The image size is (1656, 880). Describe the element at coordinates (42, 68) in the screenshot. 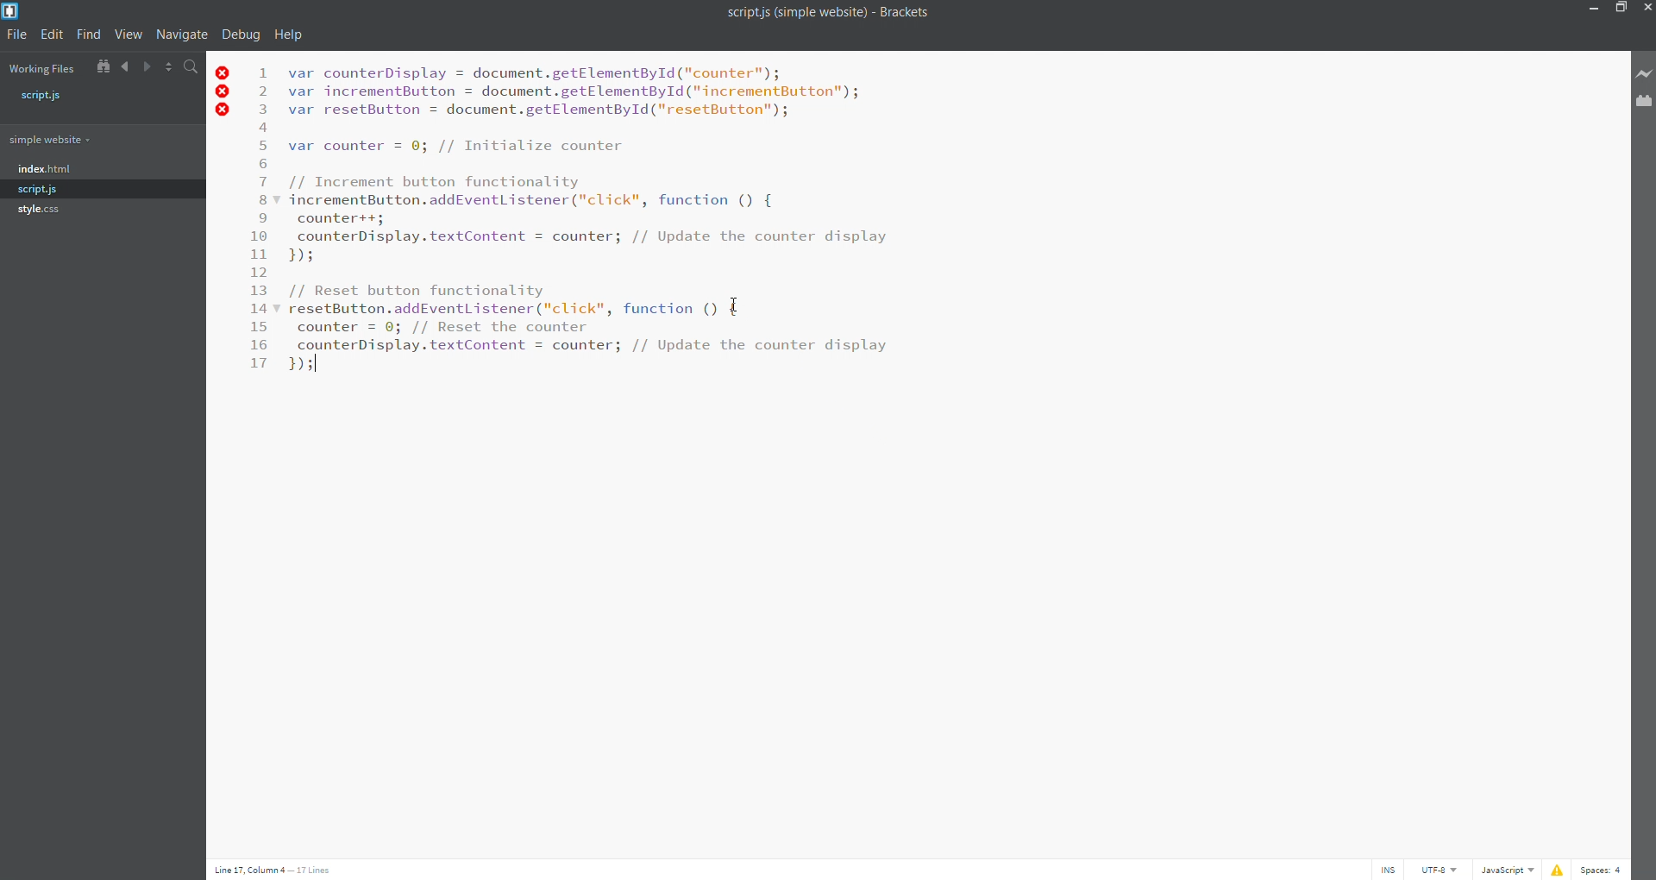

I see `working file` at that location.